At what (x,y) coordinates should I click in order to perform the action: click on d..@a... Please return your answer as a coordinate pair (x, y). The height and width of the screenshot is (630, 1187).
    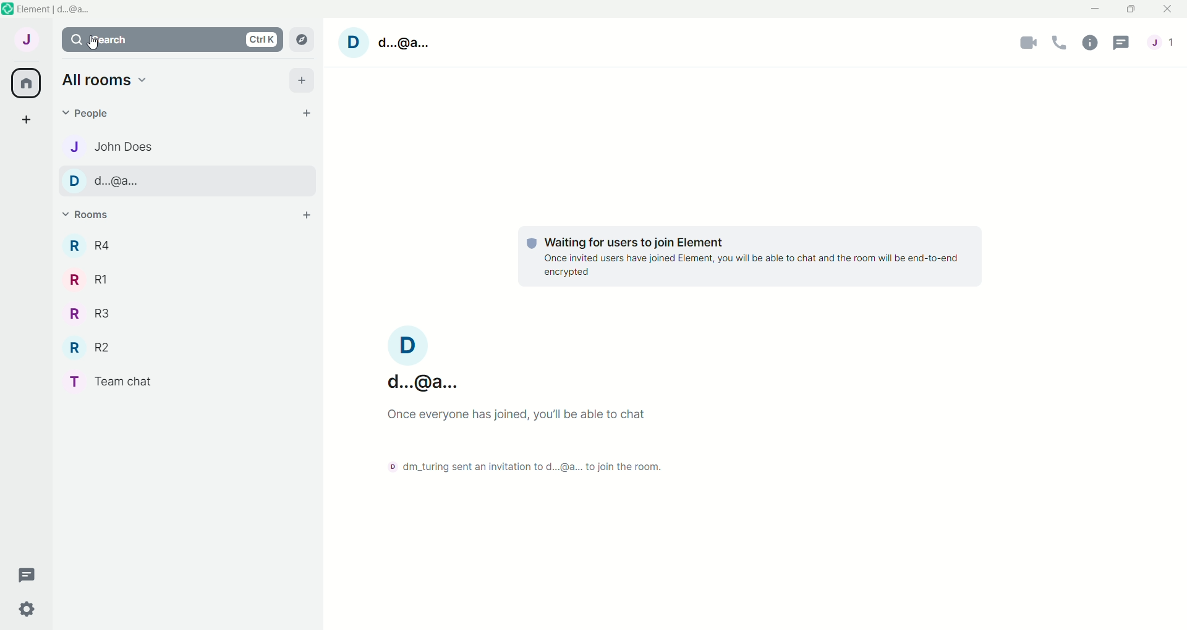
    Looking at the image, I should click on (420, 361).